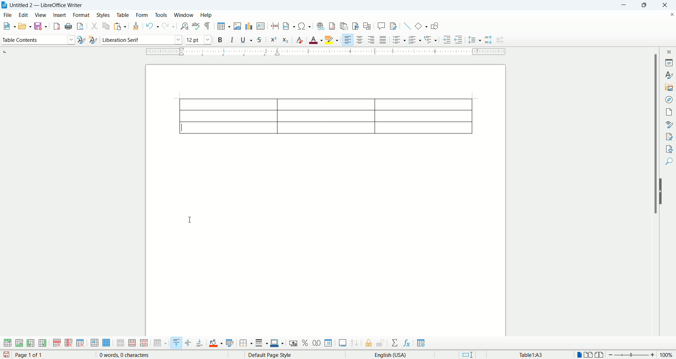 Image resolution: width=676 pixels, height=359 pixels. What do you see at coordinates (231, 40) in the screenshot?
I see `italics` at bounding box center [231, 40].